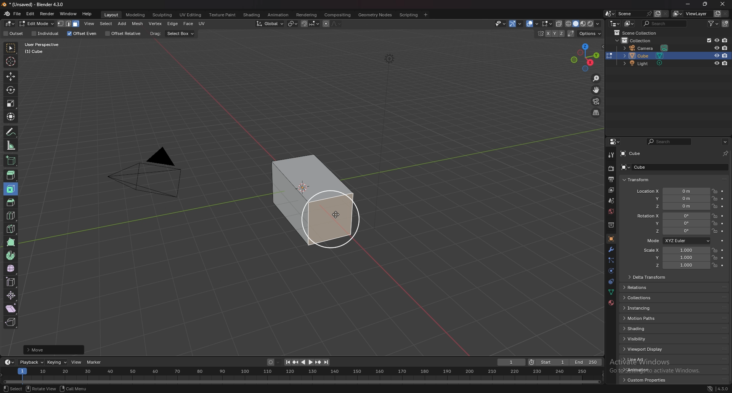 Image resolution: width=732 pixels, height=393 pixels. What do you see at coordinates (156, 34) in the screenshot?
I see `drag` at bounding box center [156, 34].